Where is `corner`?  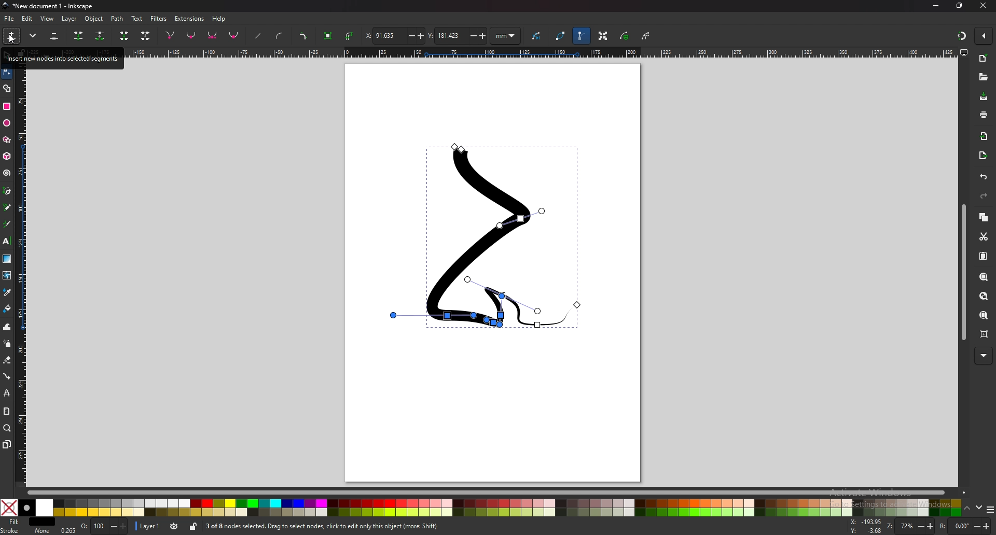 corner is located at coordinates (170, 35).